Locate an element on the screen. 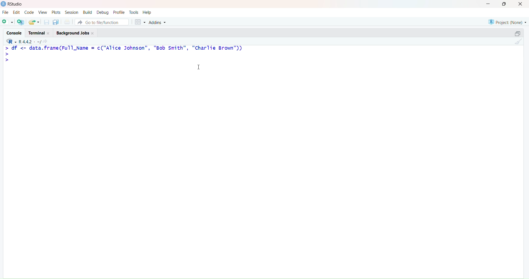  Go to file/function is located at coordinates (102, 22).